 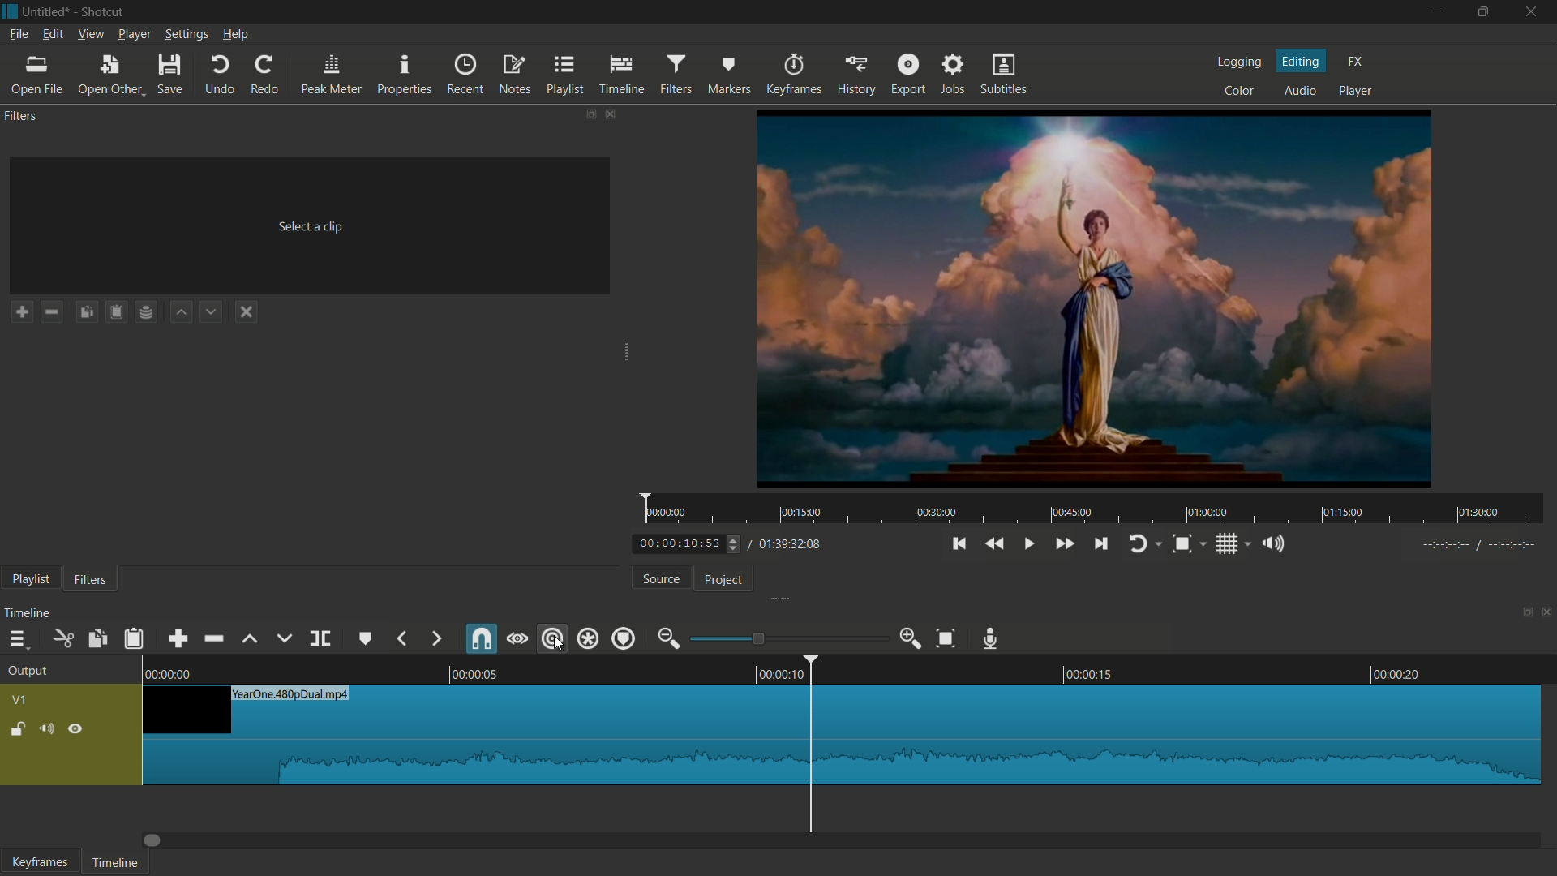 What do you see at coordinates (215, 638) in the screenshot?
I see `ripple delete` at bounding box center [215, 638].